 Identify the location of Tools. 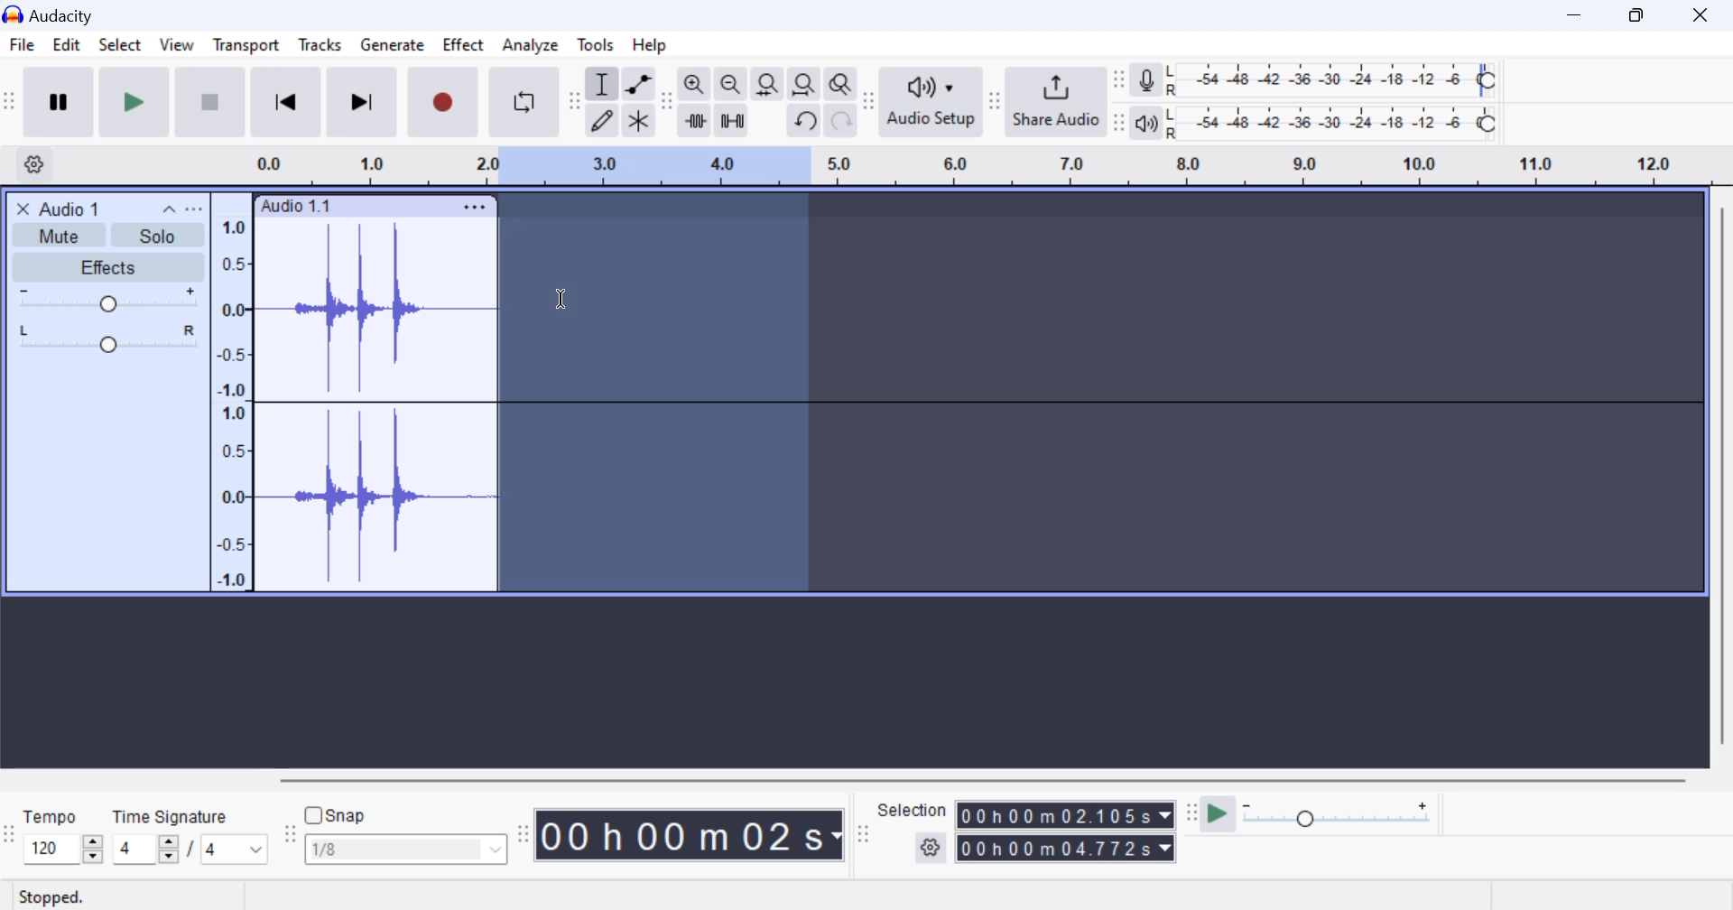
(597, 43).